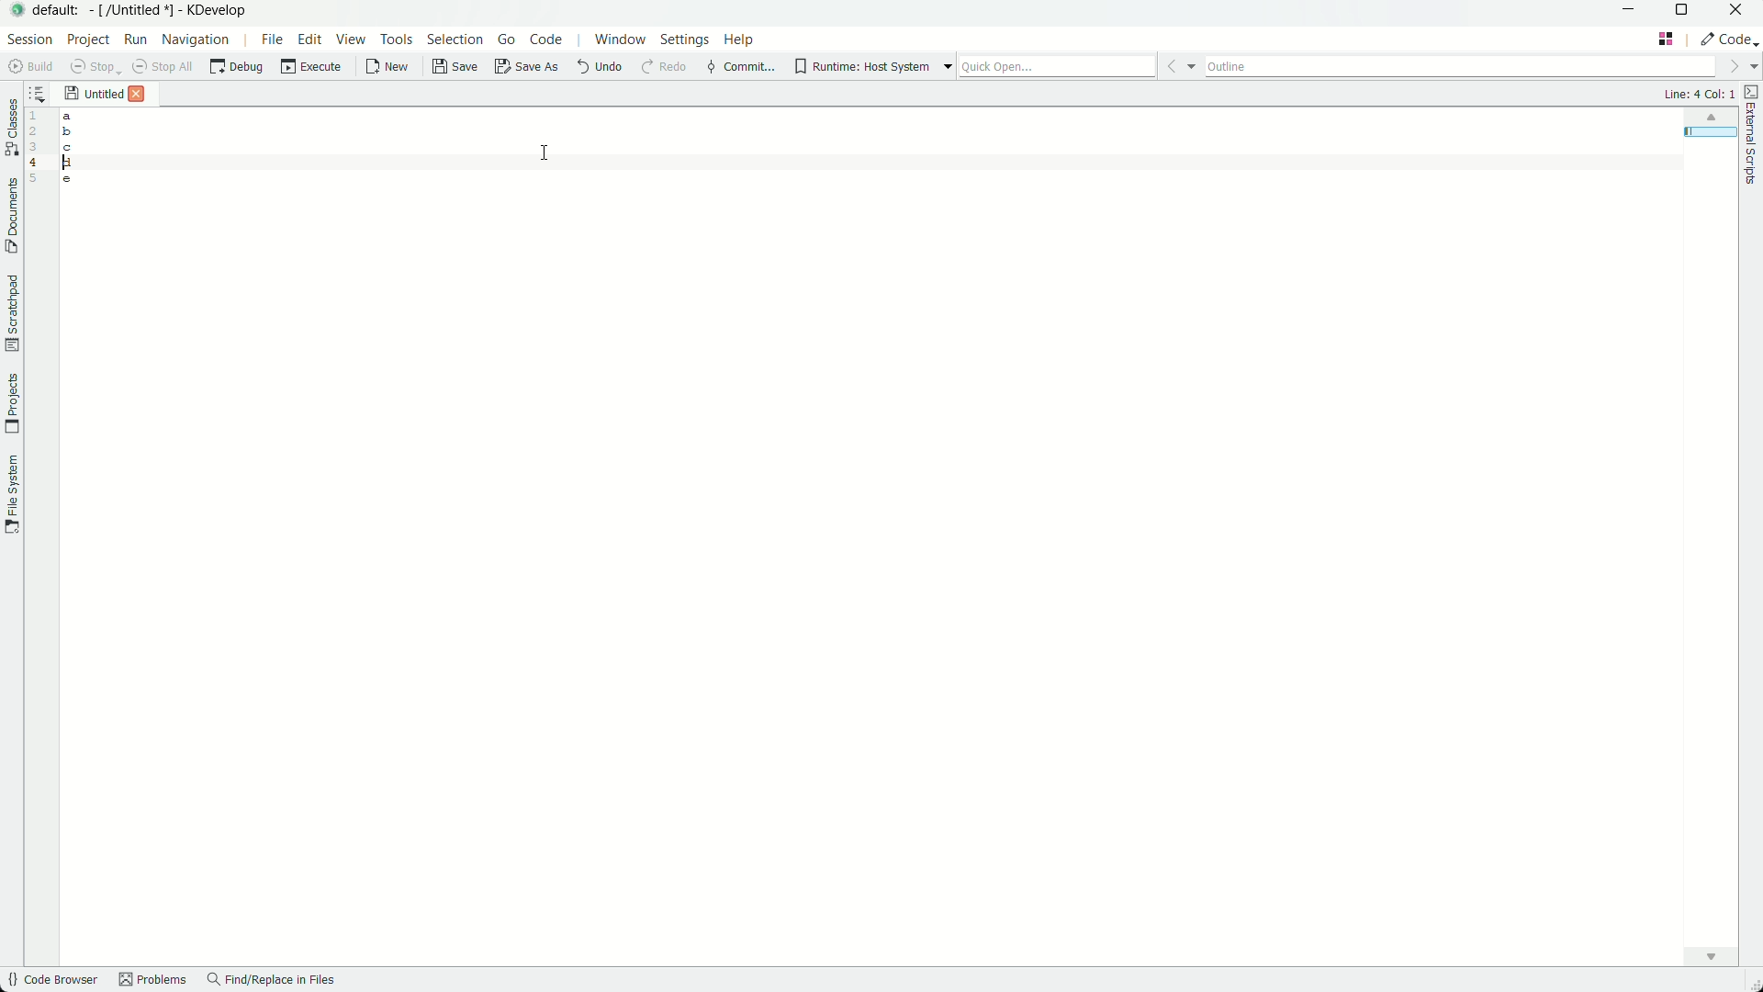 The height and width of the screenshot is (992, 1763). Describe the element at coordinates (873, 66) in the screenshot. I see `runtime host system` at that location.